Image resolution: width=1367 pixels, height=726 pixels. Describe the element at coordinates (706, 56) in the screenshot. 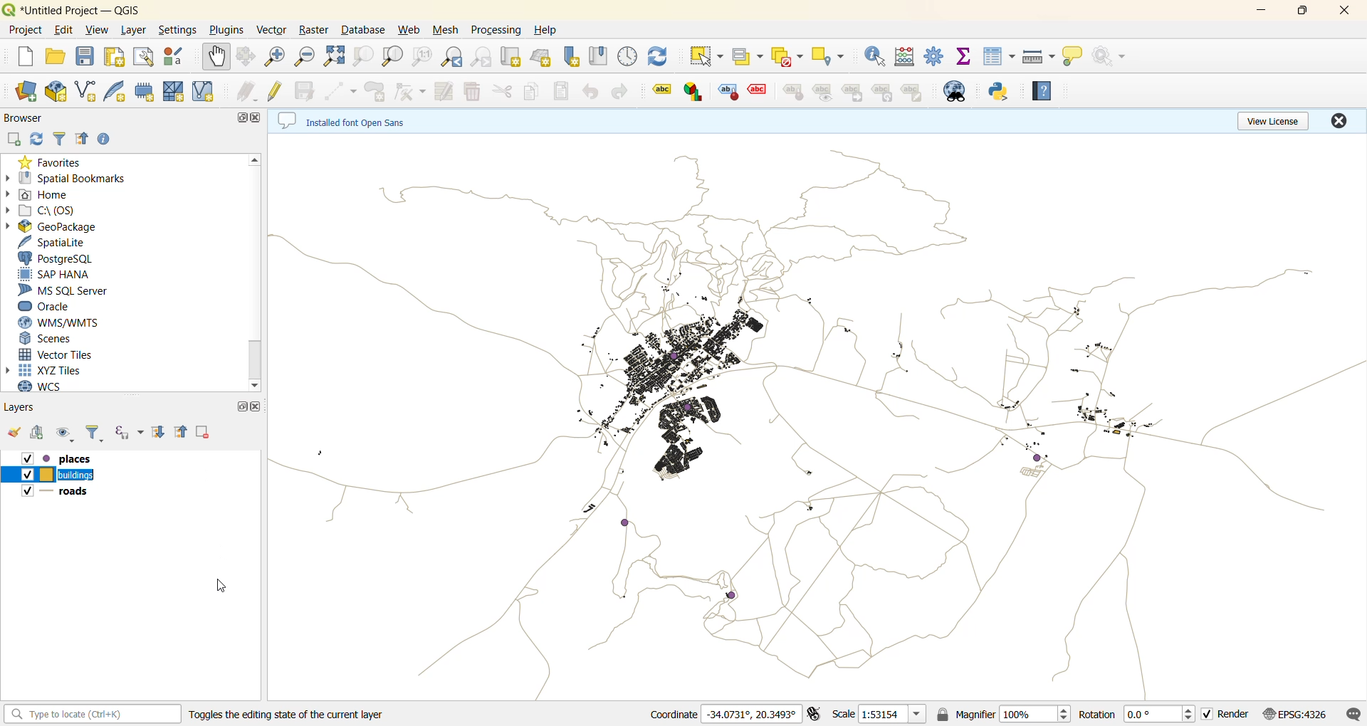

I see `select` at that location.